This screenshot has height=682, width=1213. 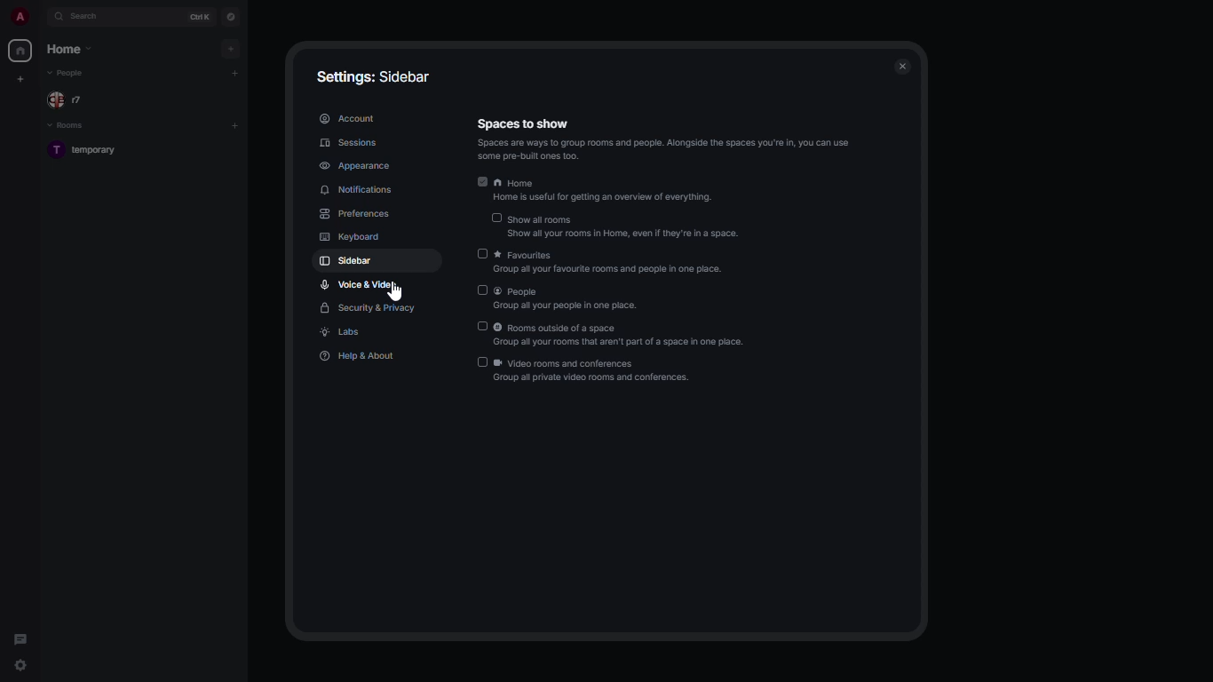 What do you see at coordinates (20, 666) in the screenshot?
I see `quick settings` at bounding box center [20, 666].